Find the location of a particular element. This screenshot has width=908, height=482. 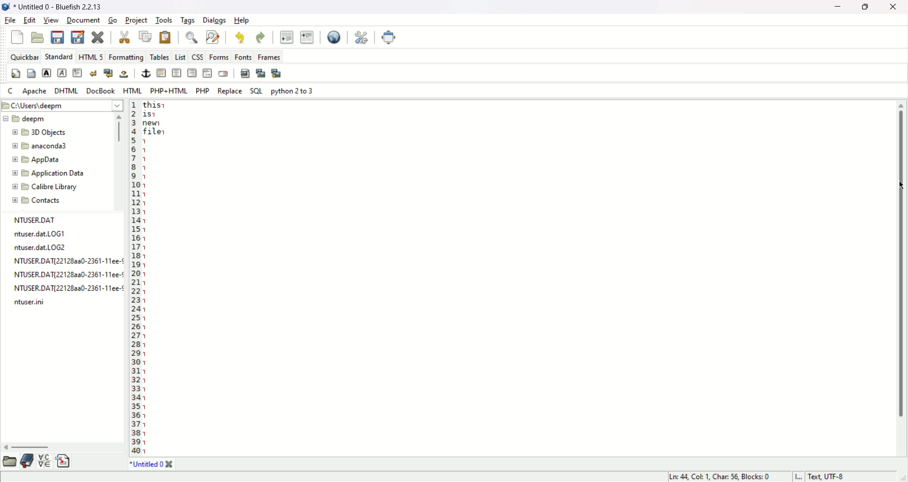

multi thumbnail is located at coordinates (277, 73).